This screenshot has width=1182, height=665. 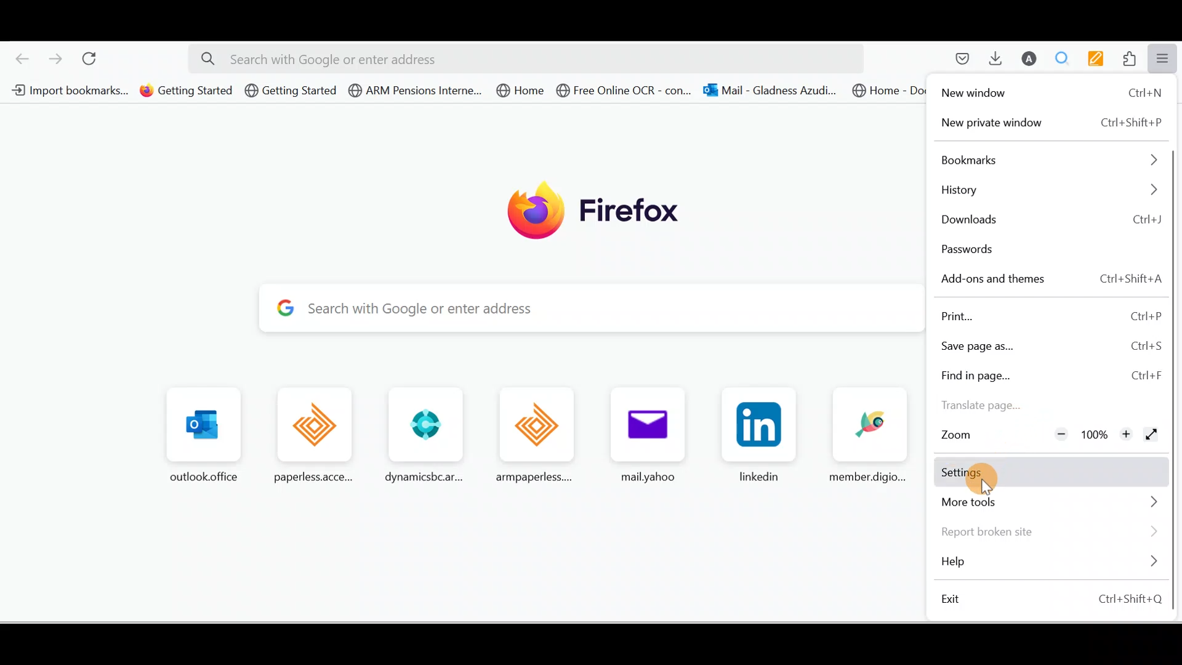 I want to click on Translate oage, so click(x=1003, y=408).